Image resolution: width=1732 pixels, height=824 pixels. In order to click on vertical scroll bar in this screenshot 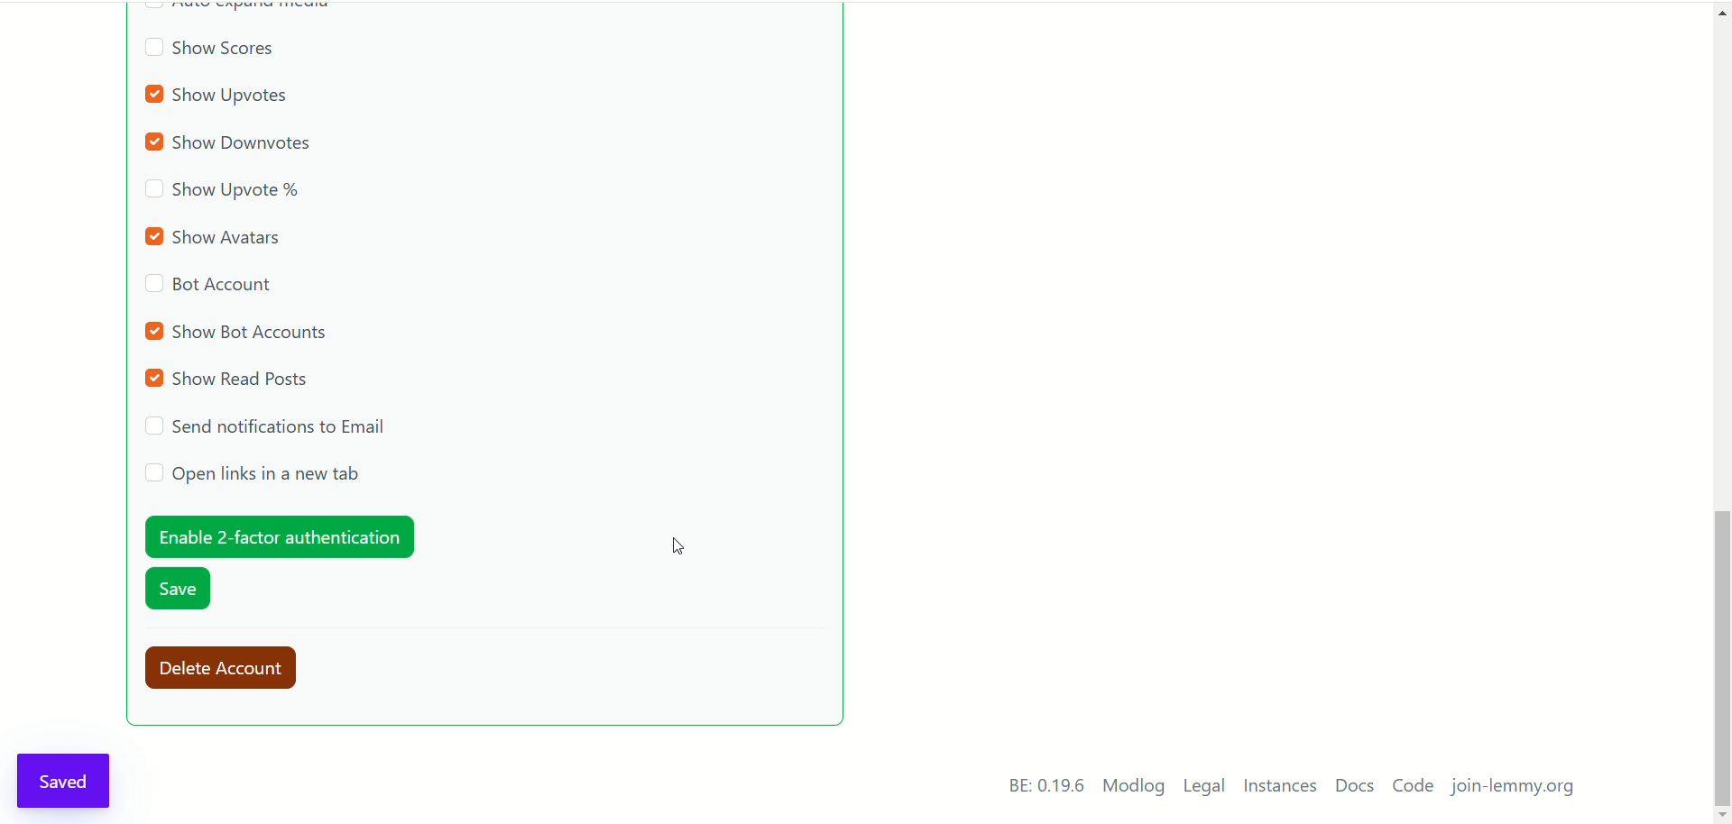, I will do `click(1721, 406)`.